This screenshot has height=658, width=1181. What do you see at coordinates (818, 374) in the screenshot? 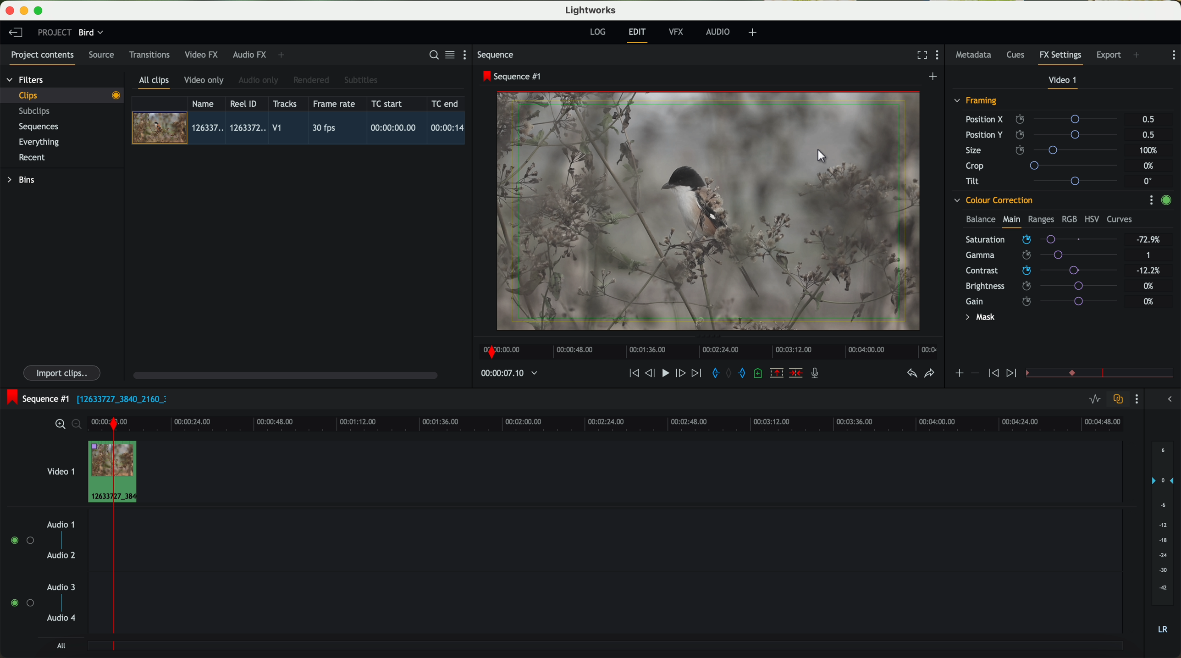
I see `record a voice-over` at bounding box center [818, 374].